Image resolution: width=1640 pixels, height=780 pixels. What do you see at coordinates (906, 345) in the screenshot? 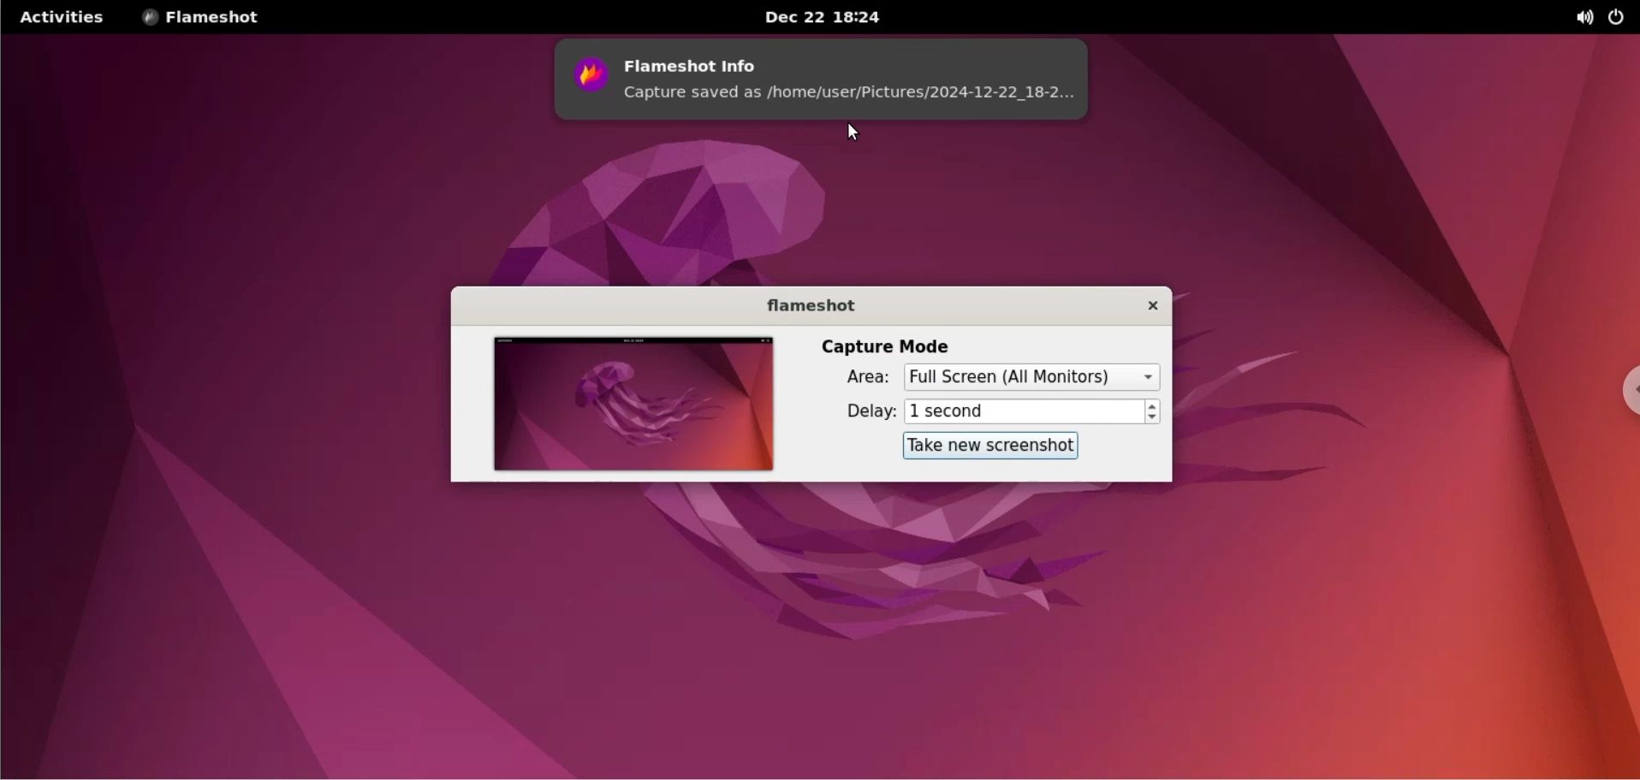
I see `capture mode ` at bounding box center [906, 345].